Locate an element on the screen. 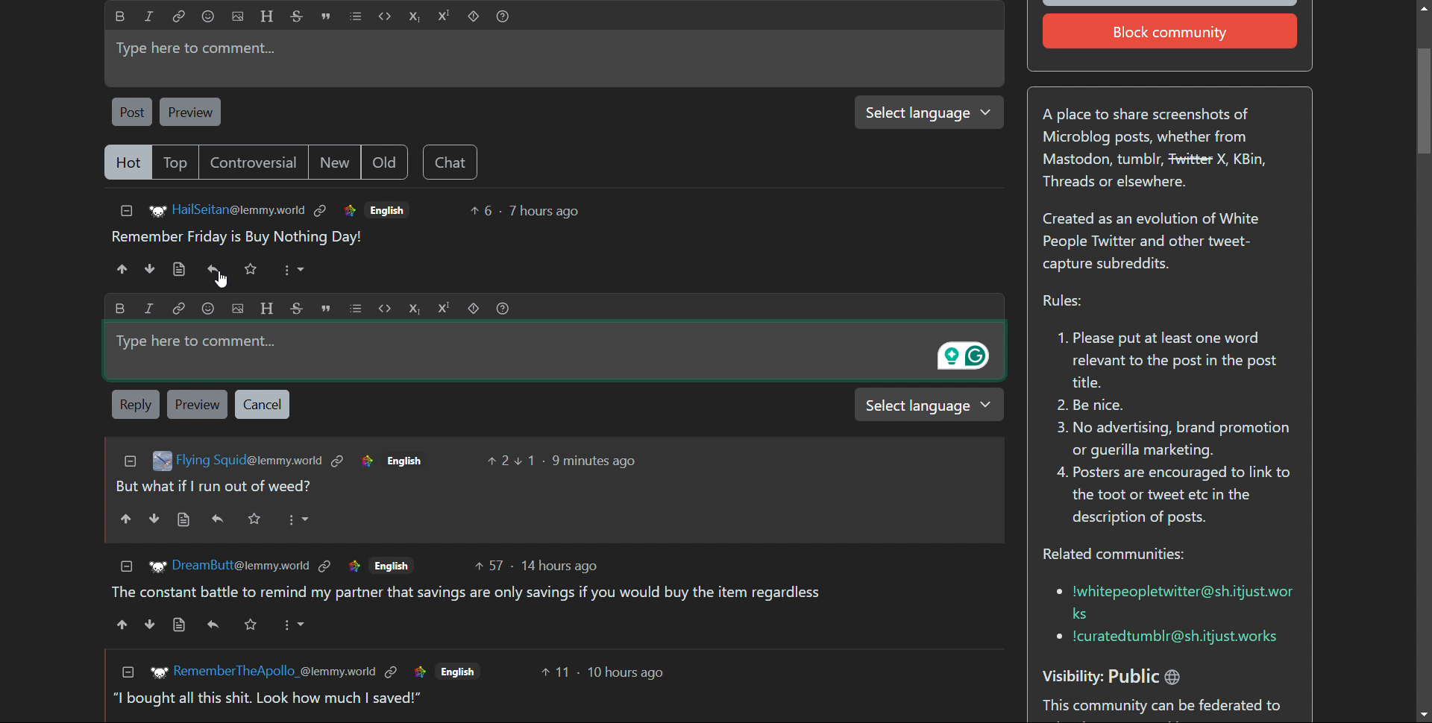 This screenshot has width=1432, height=723. time of posting is located at coordinates (544, 211).